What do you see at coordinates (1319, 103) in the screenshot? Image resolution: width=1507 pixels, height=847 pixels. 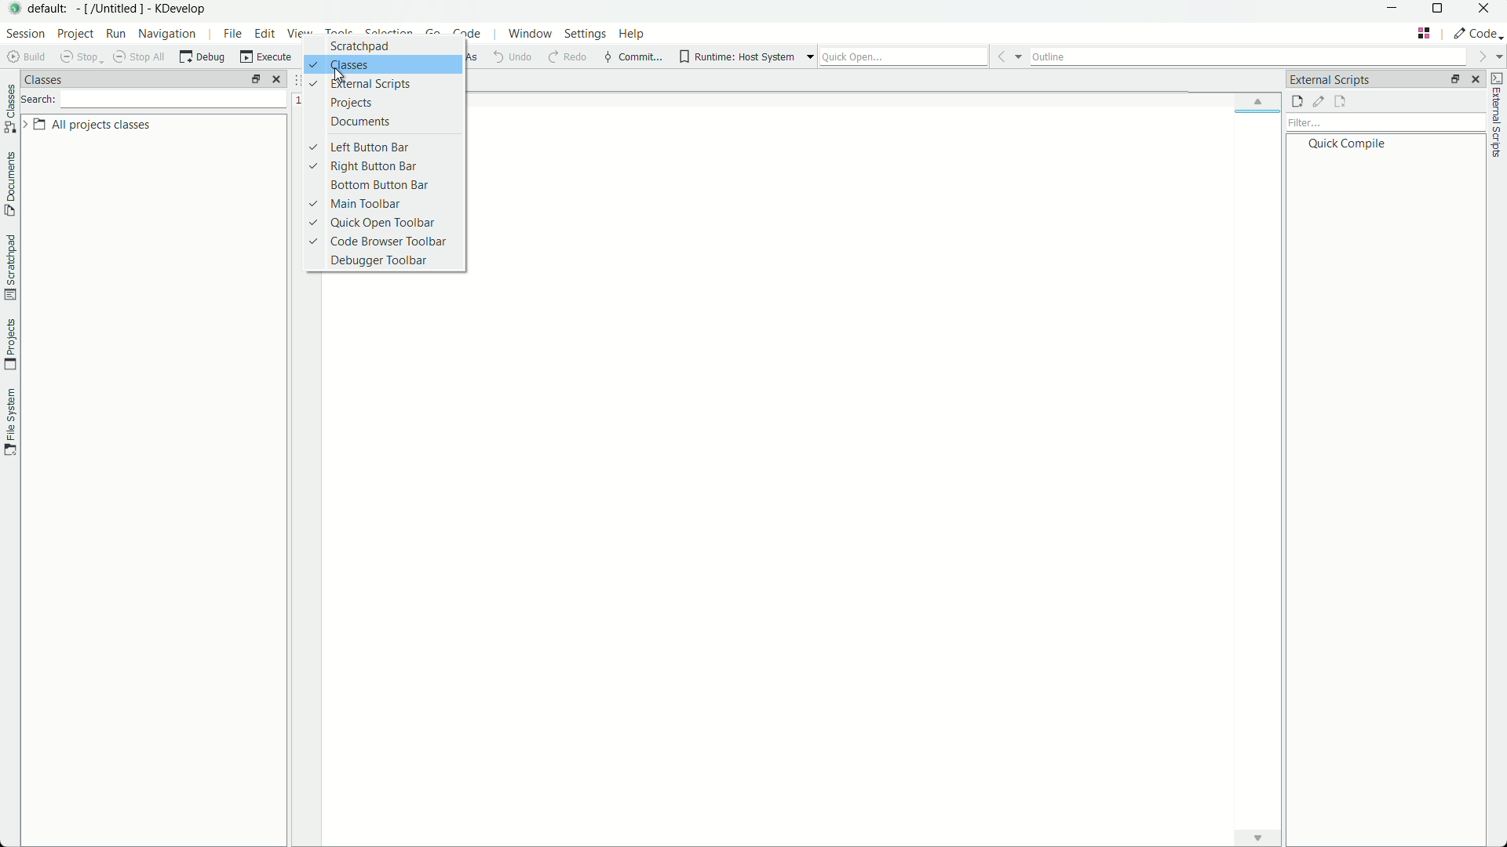 I see `edit external scripts` at bounding box center [1319, 103].